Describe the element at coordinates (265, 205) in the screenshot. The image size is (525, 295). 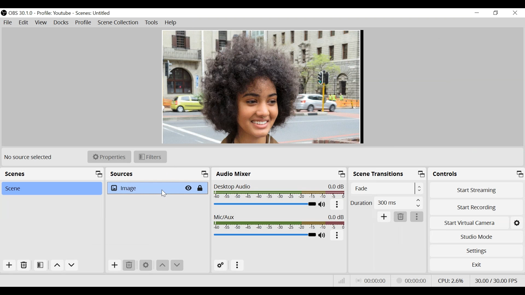
I see `Desktop Audio Slider` at that location.